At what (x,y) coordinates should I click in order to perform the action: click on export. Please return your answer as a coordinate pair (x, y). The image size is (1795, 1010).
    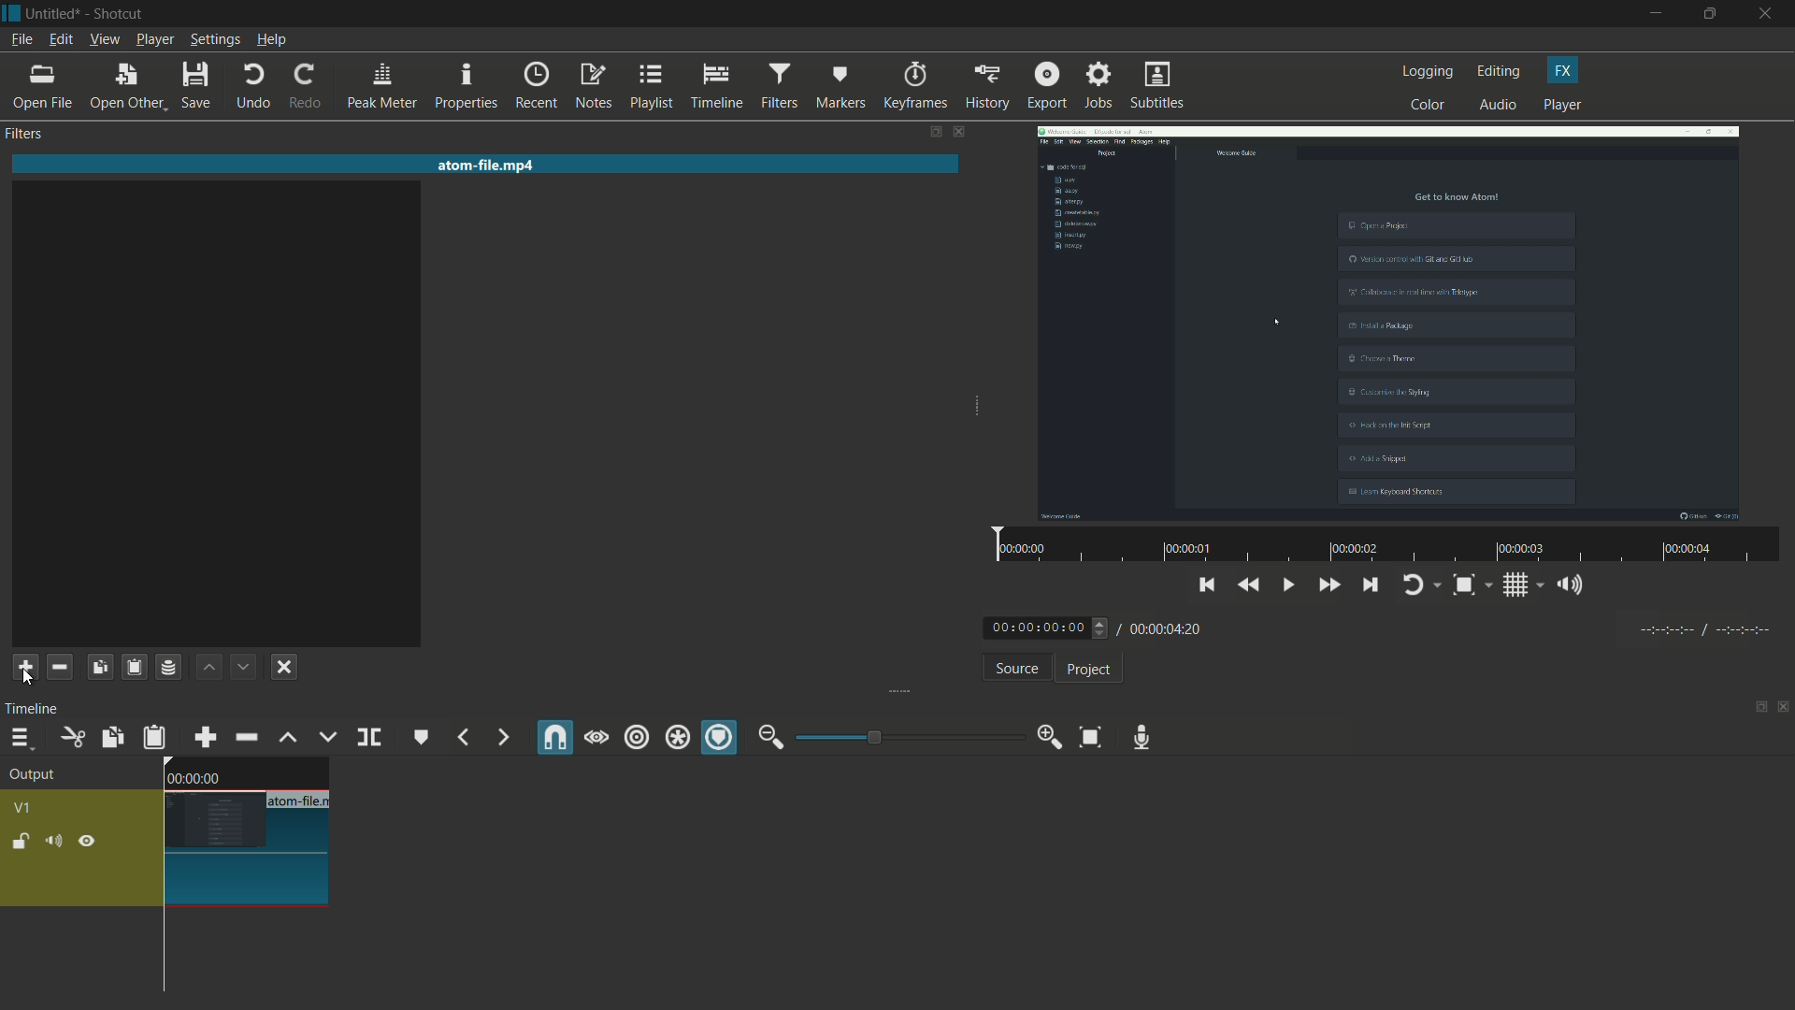
    Looking at the image, I should click on (1045, 85).